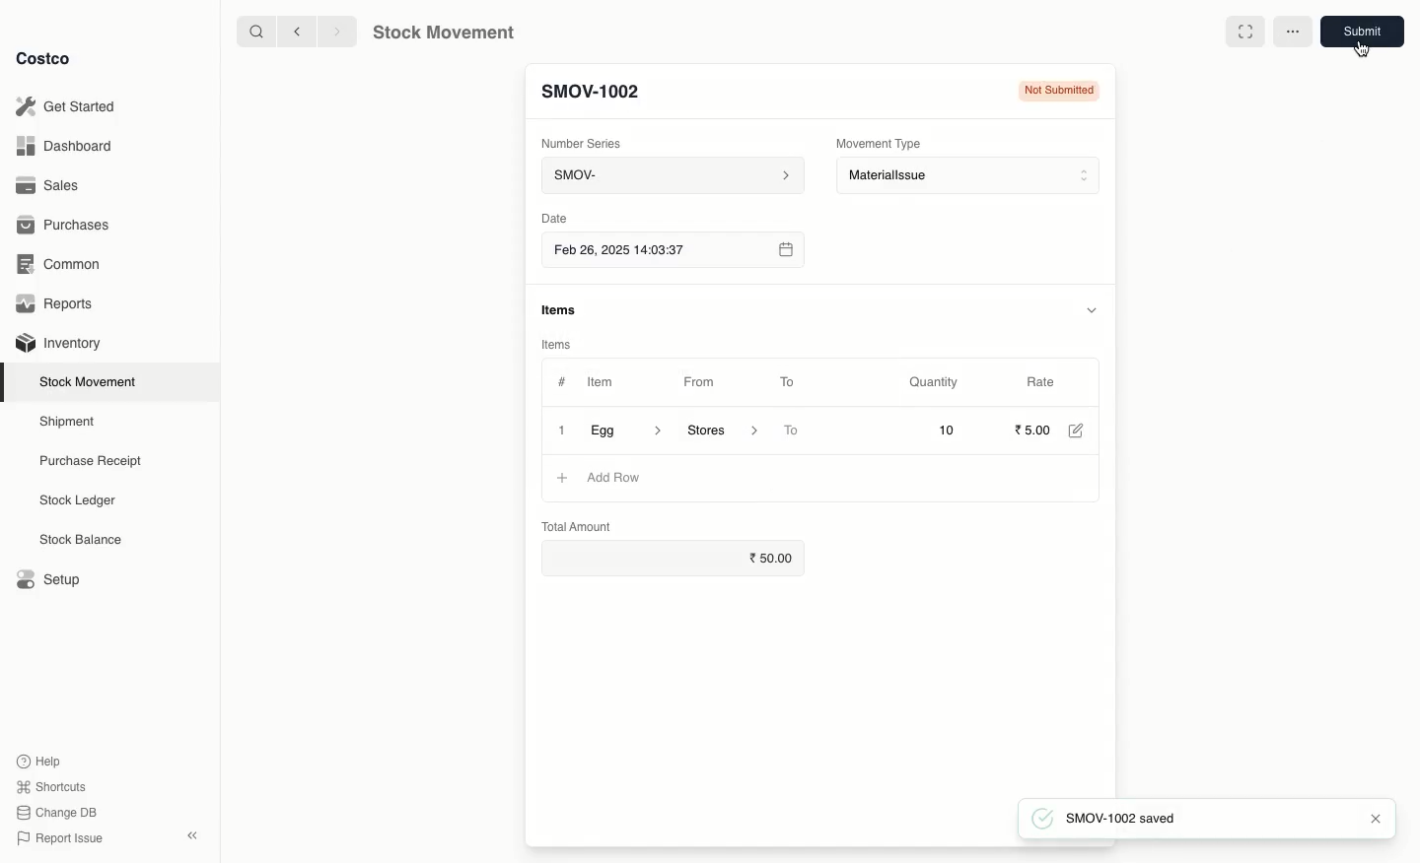 The width and height of the screenshot is (1420, 863). I want to click on collapse, so click(191, 834).